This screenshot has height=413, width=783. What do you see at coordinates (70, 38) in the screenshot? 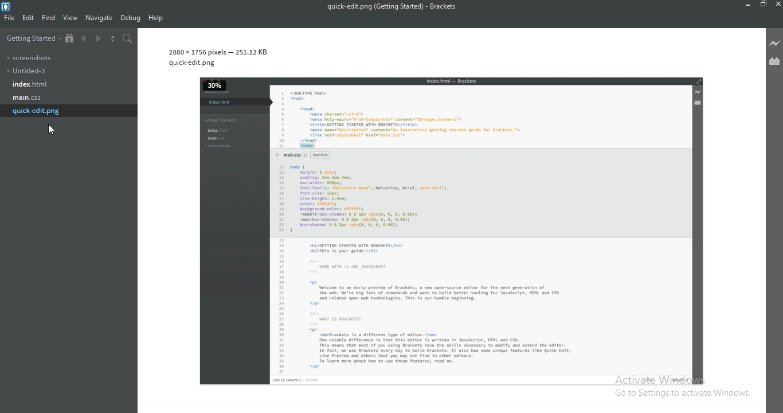
I see `show in file tree` at bounding box center [70, 38].